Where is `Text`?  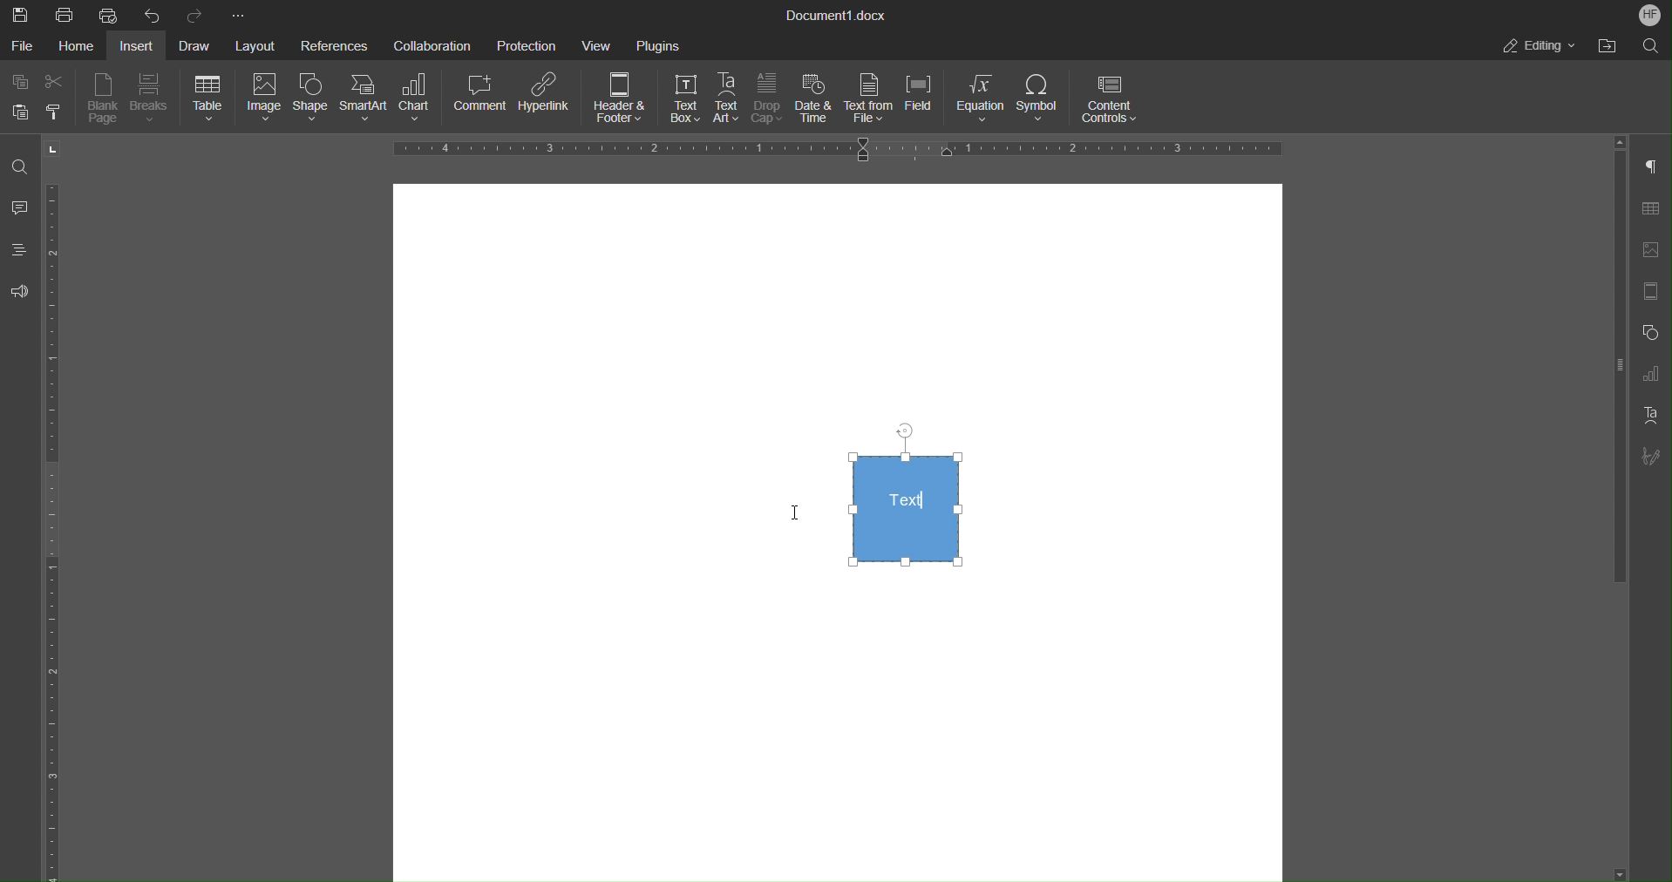
Text is located at coordinates (906, 495).